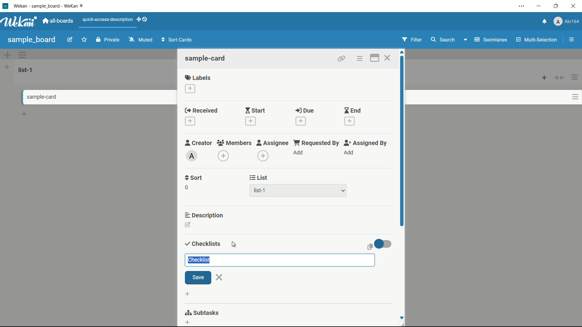 This screenshot has height=327, width=582. I want to click on requested by, so click(317, 143).